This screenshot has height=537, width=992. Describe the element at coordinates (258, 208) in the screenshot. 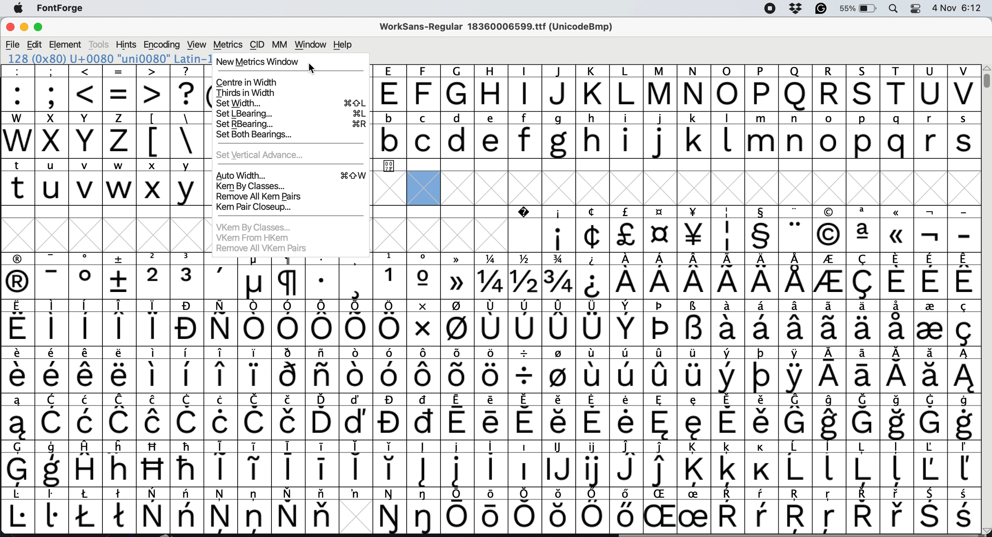

I see `kern pair closeup` at that location.